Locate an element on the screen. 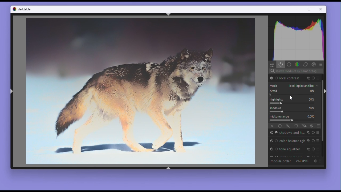  'tone equalizer' is switched off is located at coordinates (273, 150).